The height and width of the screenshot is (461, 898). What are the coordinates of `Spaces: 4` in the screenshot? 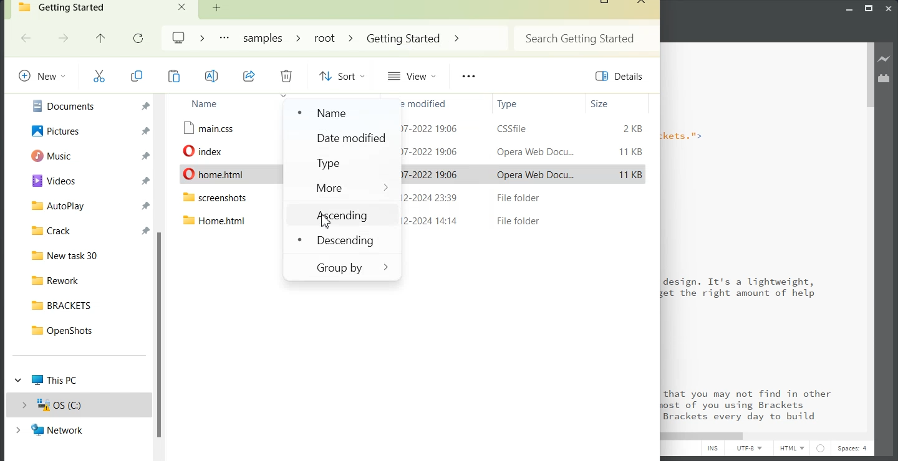 It's located at (854, 450).